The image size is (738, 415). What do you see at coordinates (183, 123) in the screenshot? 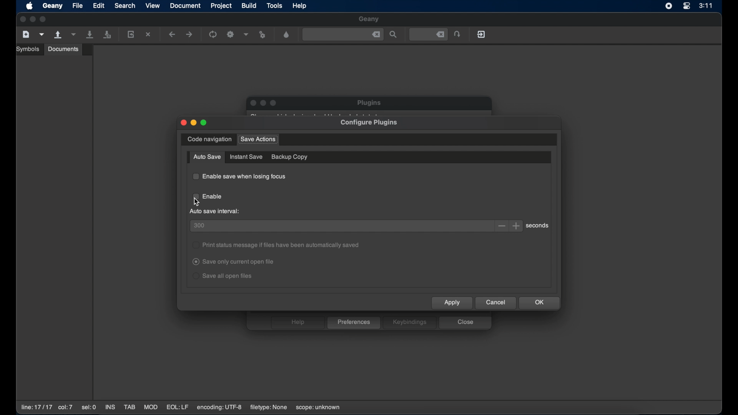
I see `close` at bounding box center [183, 123].